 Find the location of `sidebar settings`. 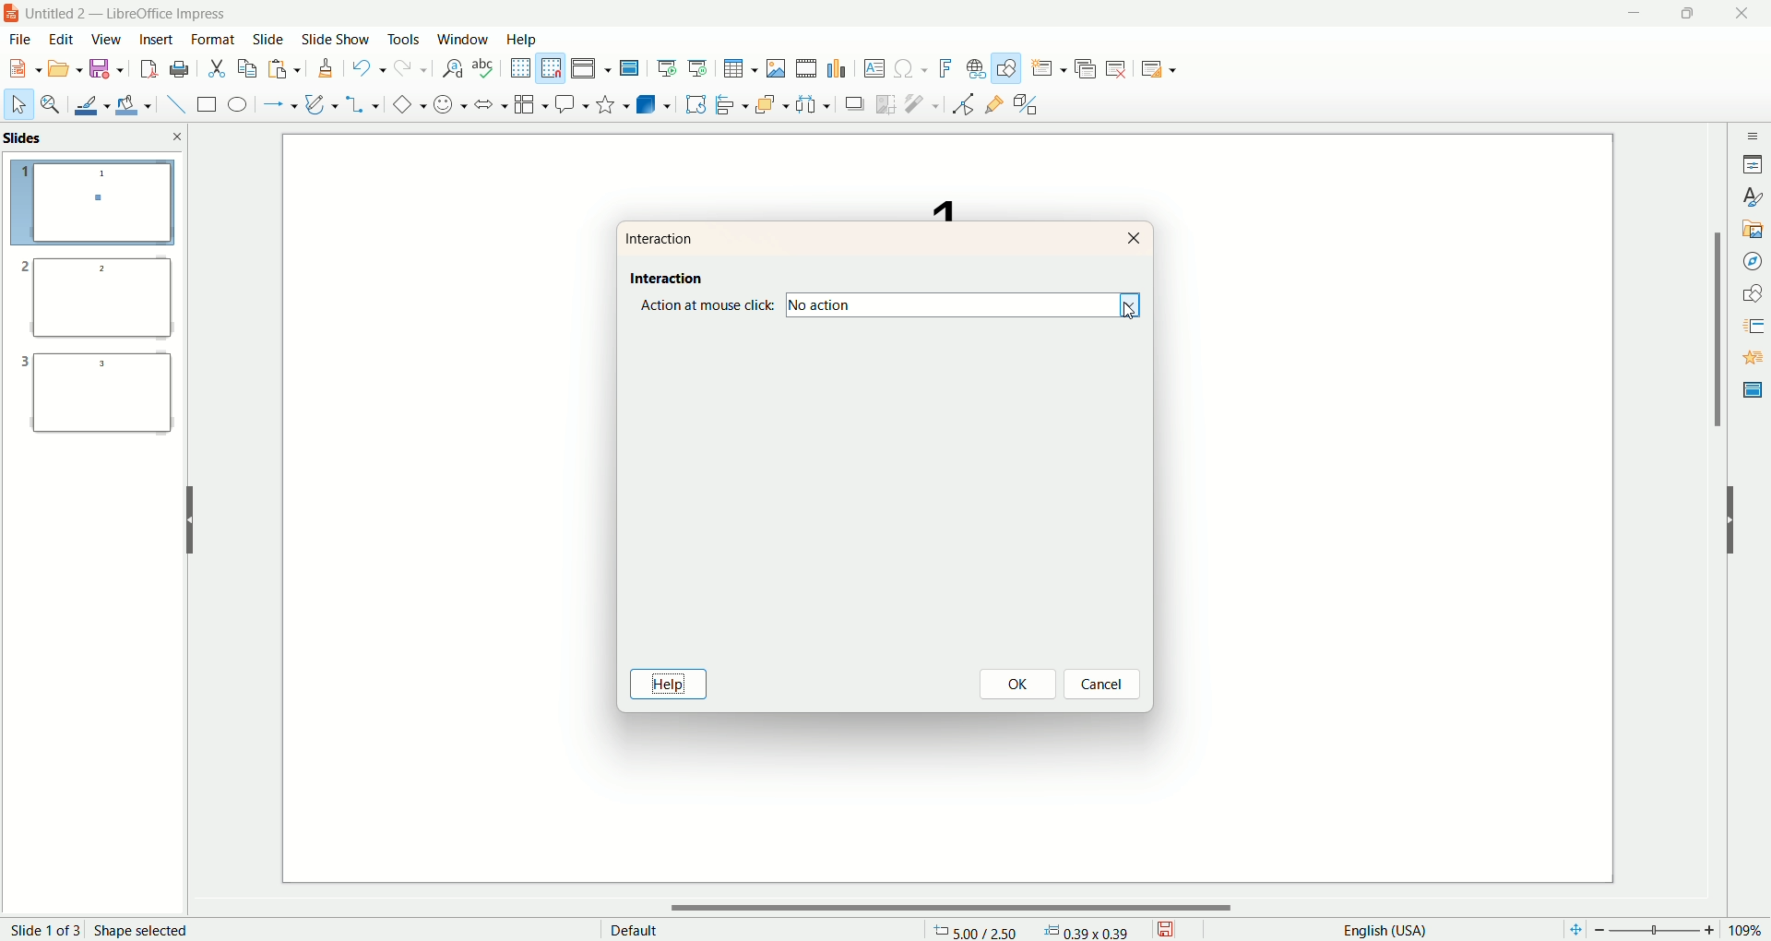

sidebar settings is located at coordinates (1751, 133).